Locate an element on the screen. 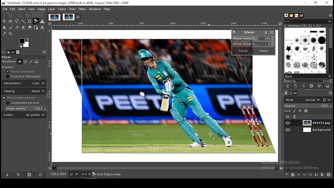  restore tool preset is located at coordinates (18, 175).